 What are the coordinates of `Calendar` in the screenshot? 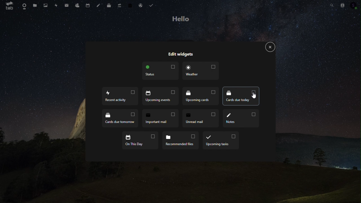 It's located at (89, 5).